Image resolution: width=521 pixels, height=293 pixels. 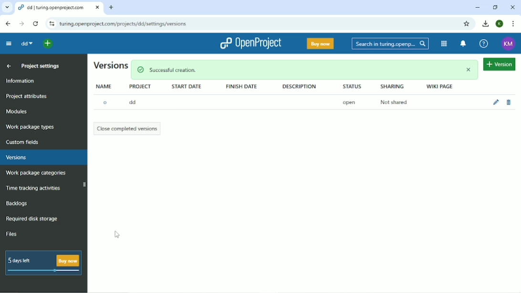 I want to click on Edit, so click(x=495, y=102).